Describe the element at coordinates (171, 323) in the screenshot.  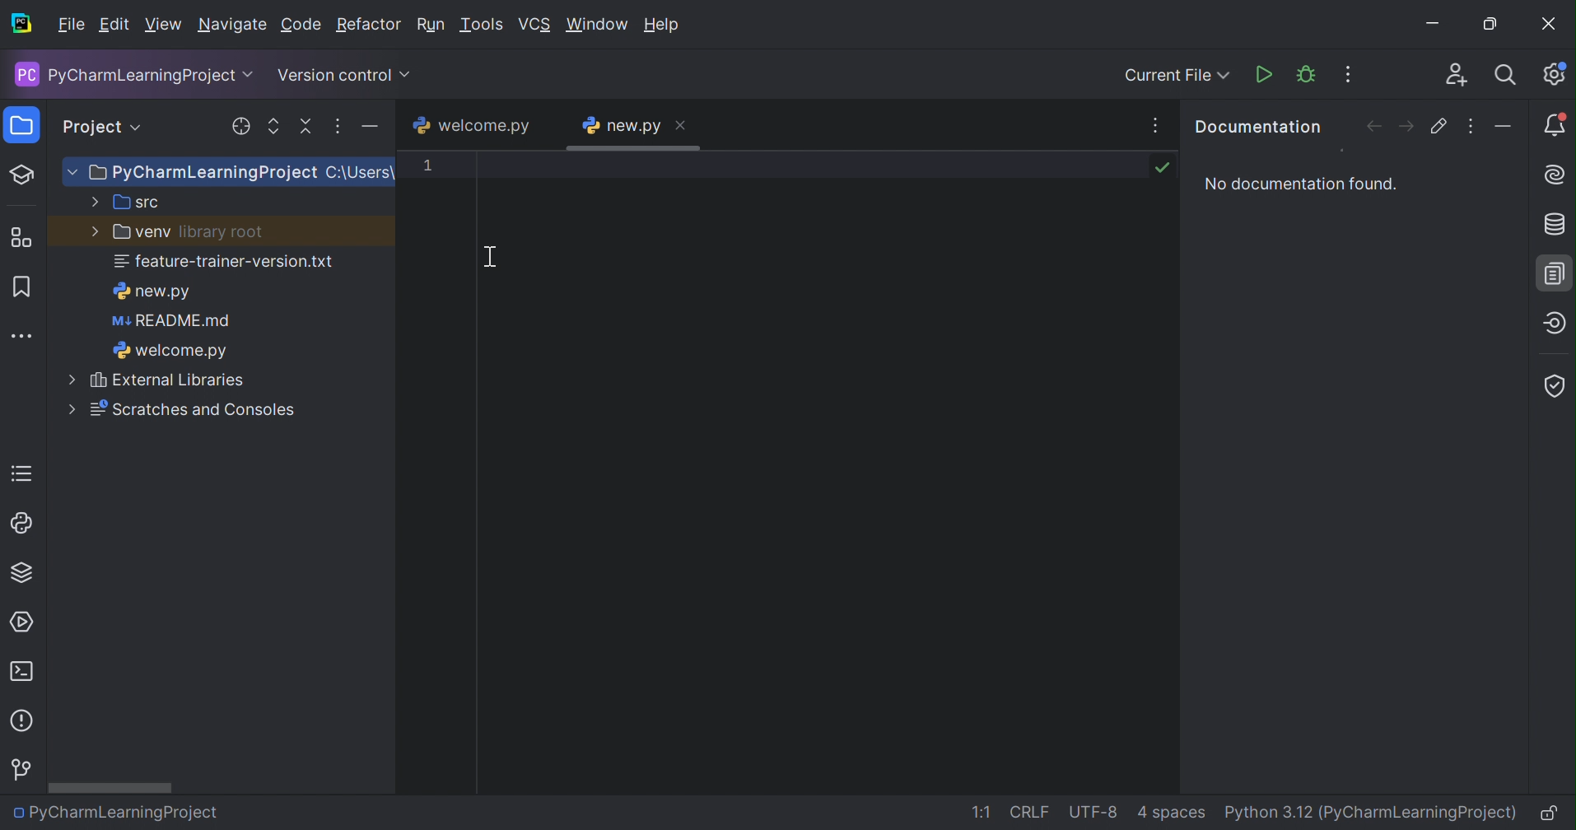
I see `README.md` at that location.